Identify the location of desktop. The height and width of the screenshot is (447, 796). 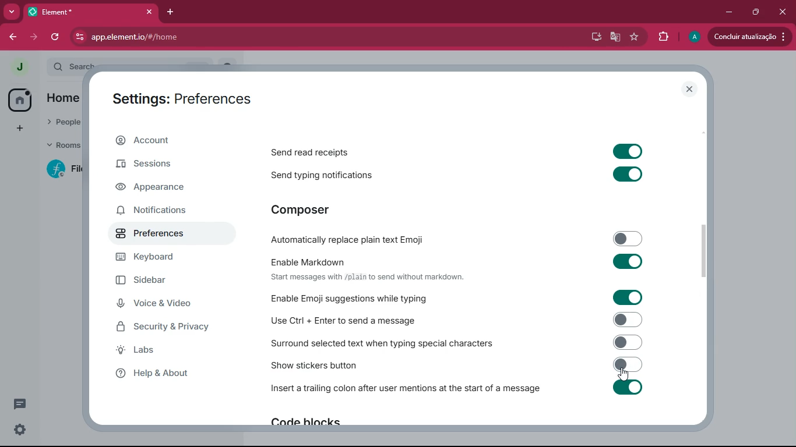
(593, 38).